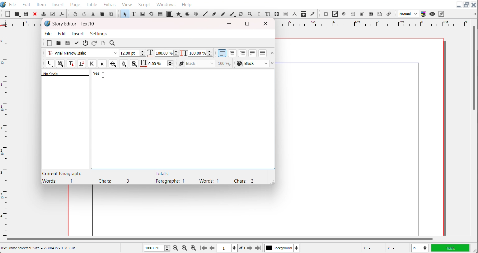  I want to click on Image preview quality, so click(409, 14).